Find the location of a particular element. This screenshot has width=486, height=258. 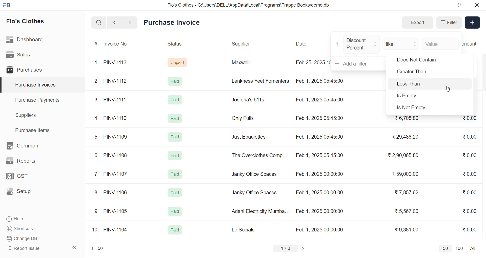

Paid is located at coordinates (176, 81).